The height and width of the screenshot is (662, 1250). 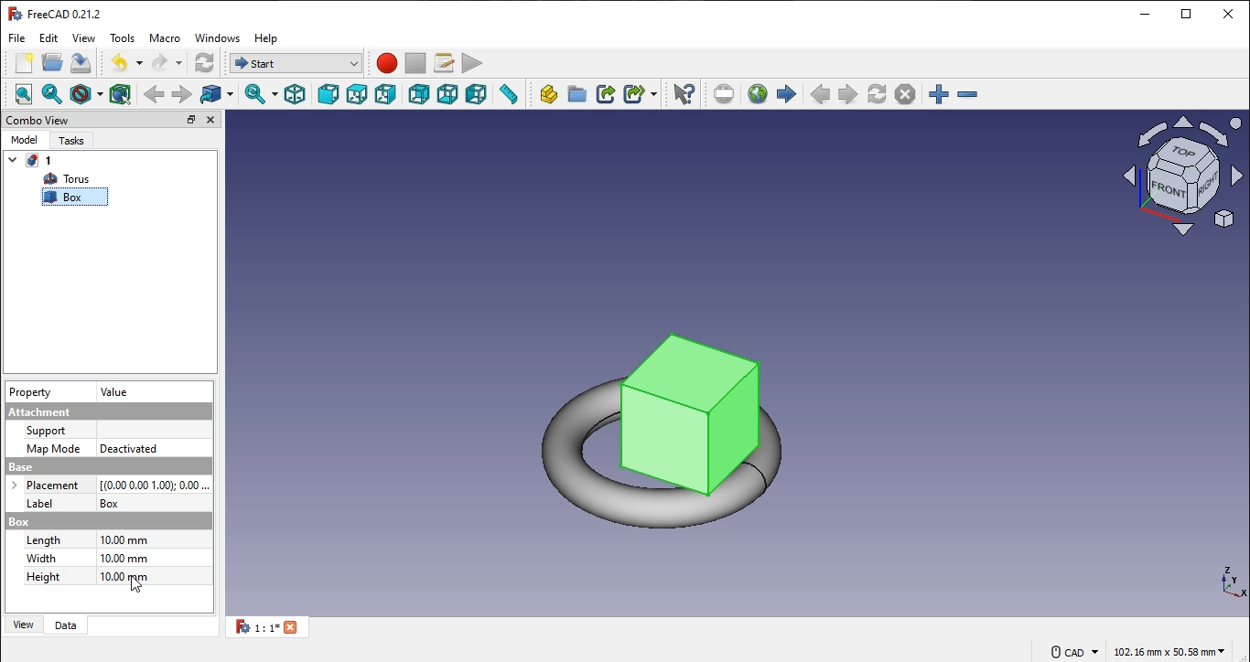 What do you see at coordinates (293, 61) in the screenshot?
I see `workbench` at bounding box center [293, 61].